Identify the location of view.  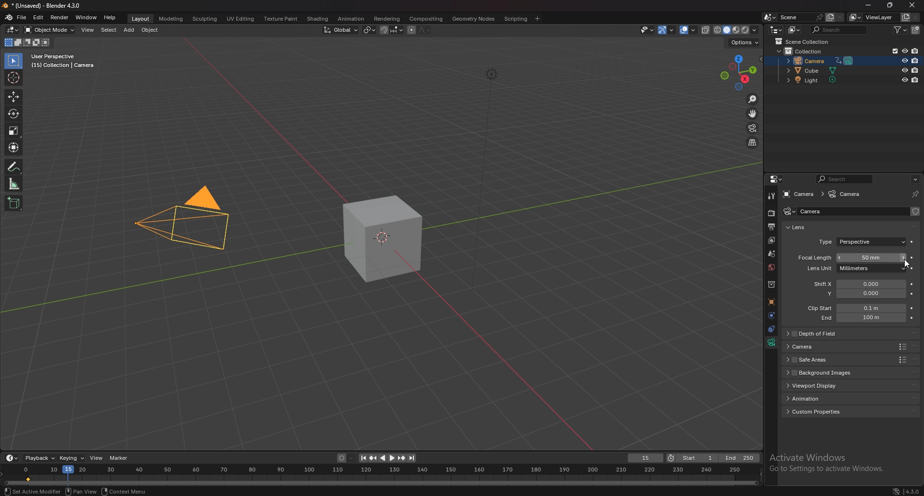
(96, 458).